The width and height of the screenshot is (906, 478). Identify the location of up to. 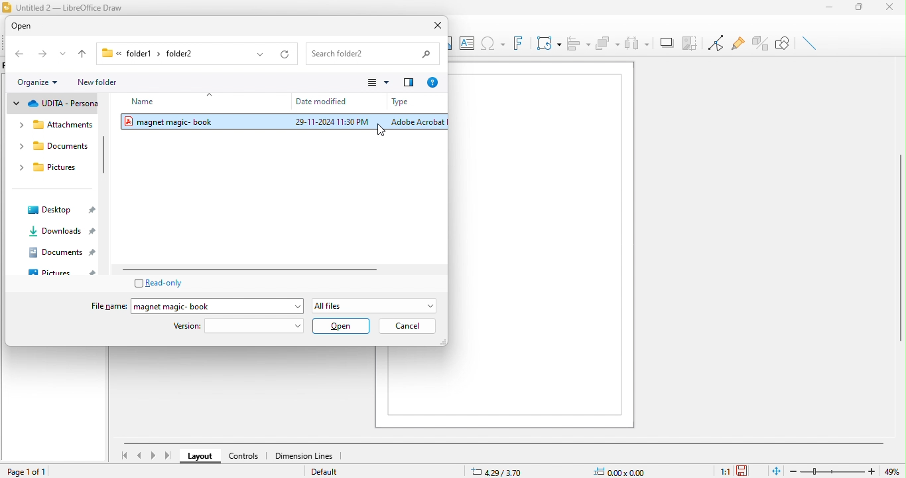
(86, 54).